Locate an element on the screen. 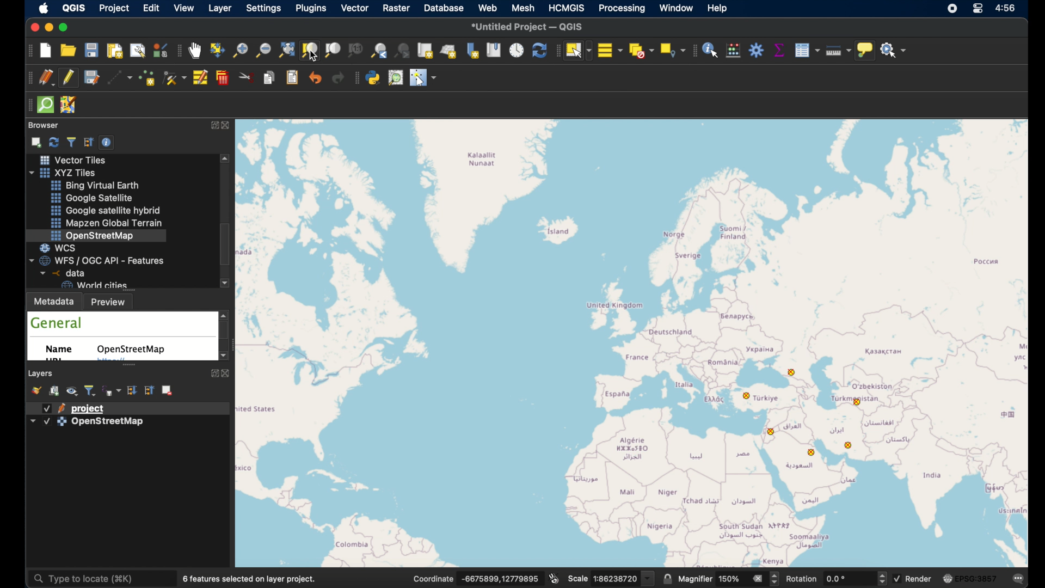 This screenshot has height=588, width=1045. zoom out is located at coordinates (262, 50).